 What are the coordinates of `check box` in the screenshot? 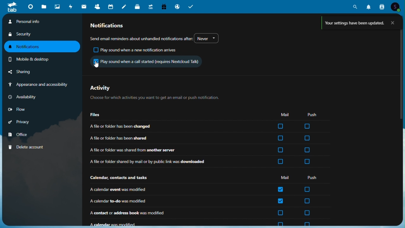 It's located at (280, 162).